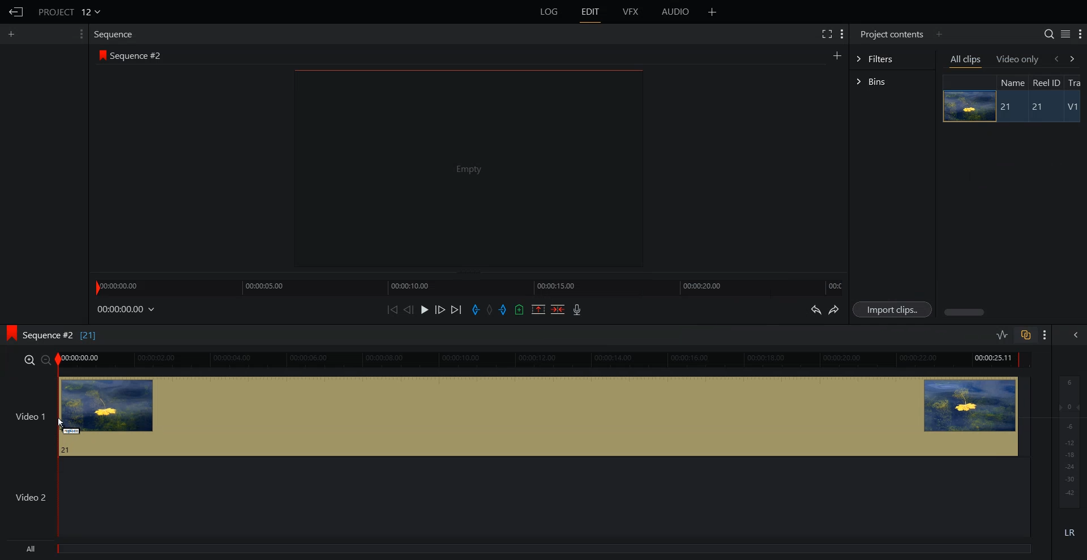 The image size is (1087, 560). Describe the element at coordinates (675, 12) in the screenshot. I see `AUDIO` at that location.